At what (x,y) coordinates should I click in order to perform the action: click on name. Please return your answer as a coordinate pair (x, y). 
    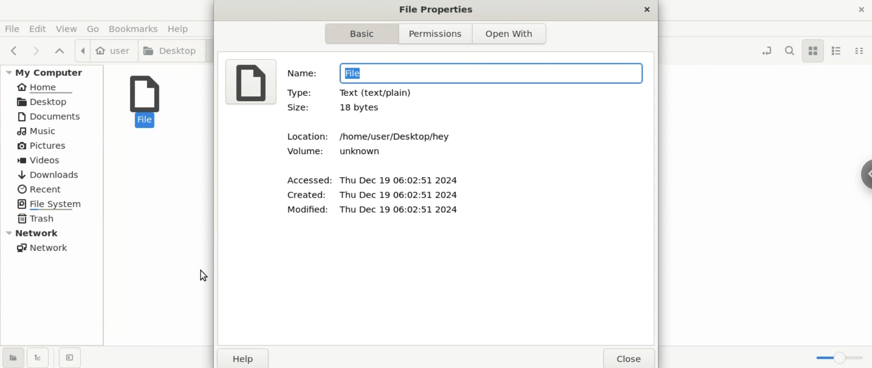
    Looking at the image, I should click on (303, 74).